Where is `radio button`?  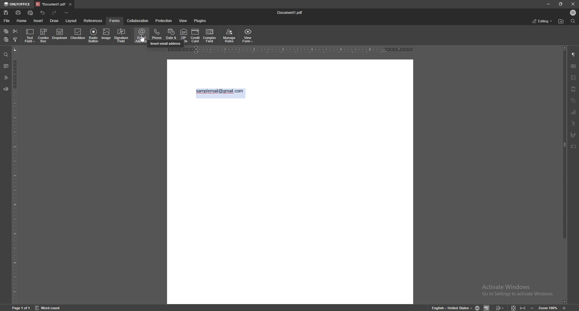
radio button is located at coordinates (94, 35).